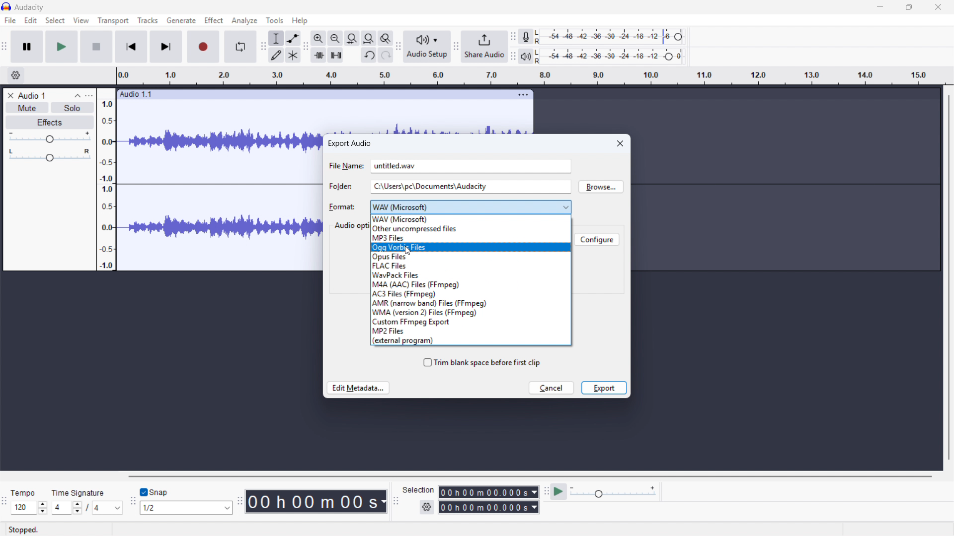 The height and width of the screenshot is (536, 954). Describe the element at coordinates (471, 312) in the screenshot. I see `WMA version 2` at that location.